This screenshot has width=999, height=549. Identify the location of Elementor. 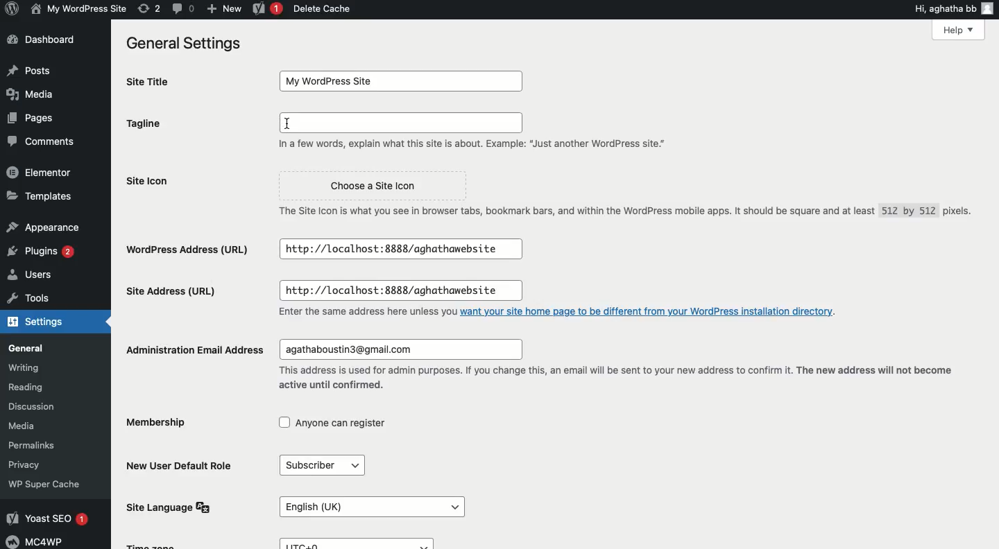
(43, 171).